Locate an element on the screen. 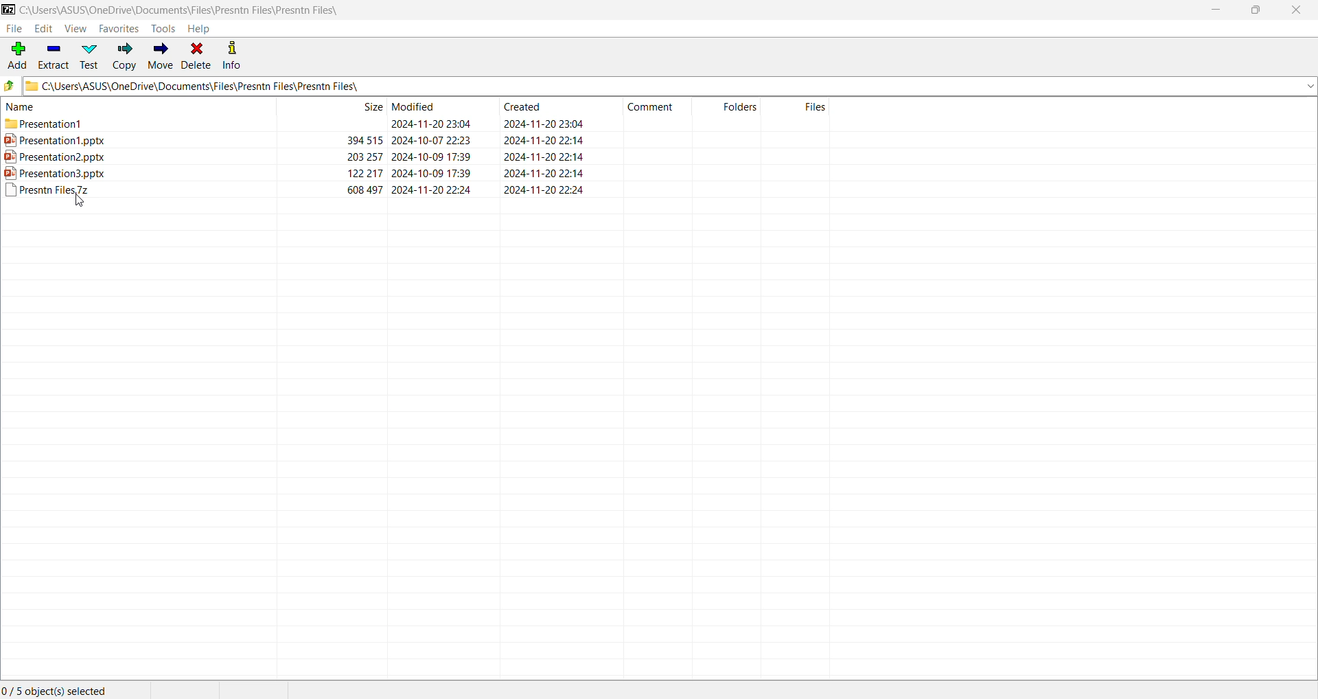  0/ 5 object(s) selected is located at coordinates (54, 689).